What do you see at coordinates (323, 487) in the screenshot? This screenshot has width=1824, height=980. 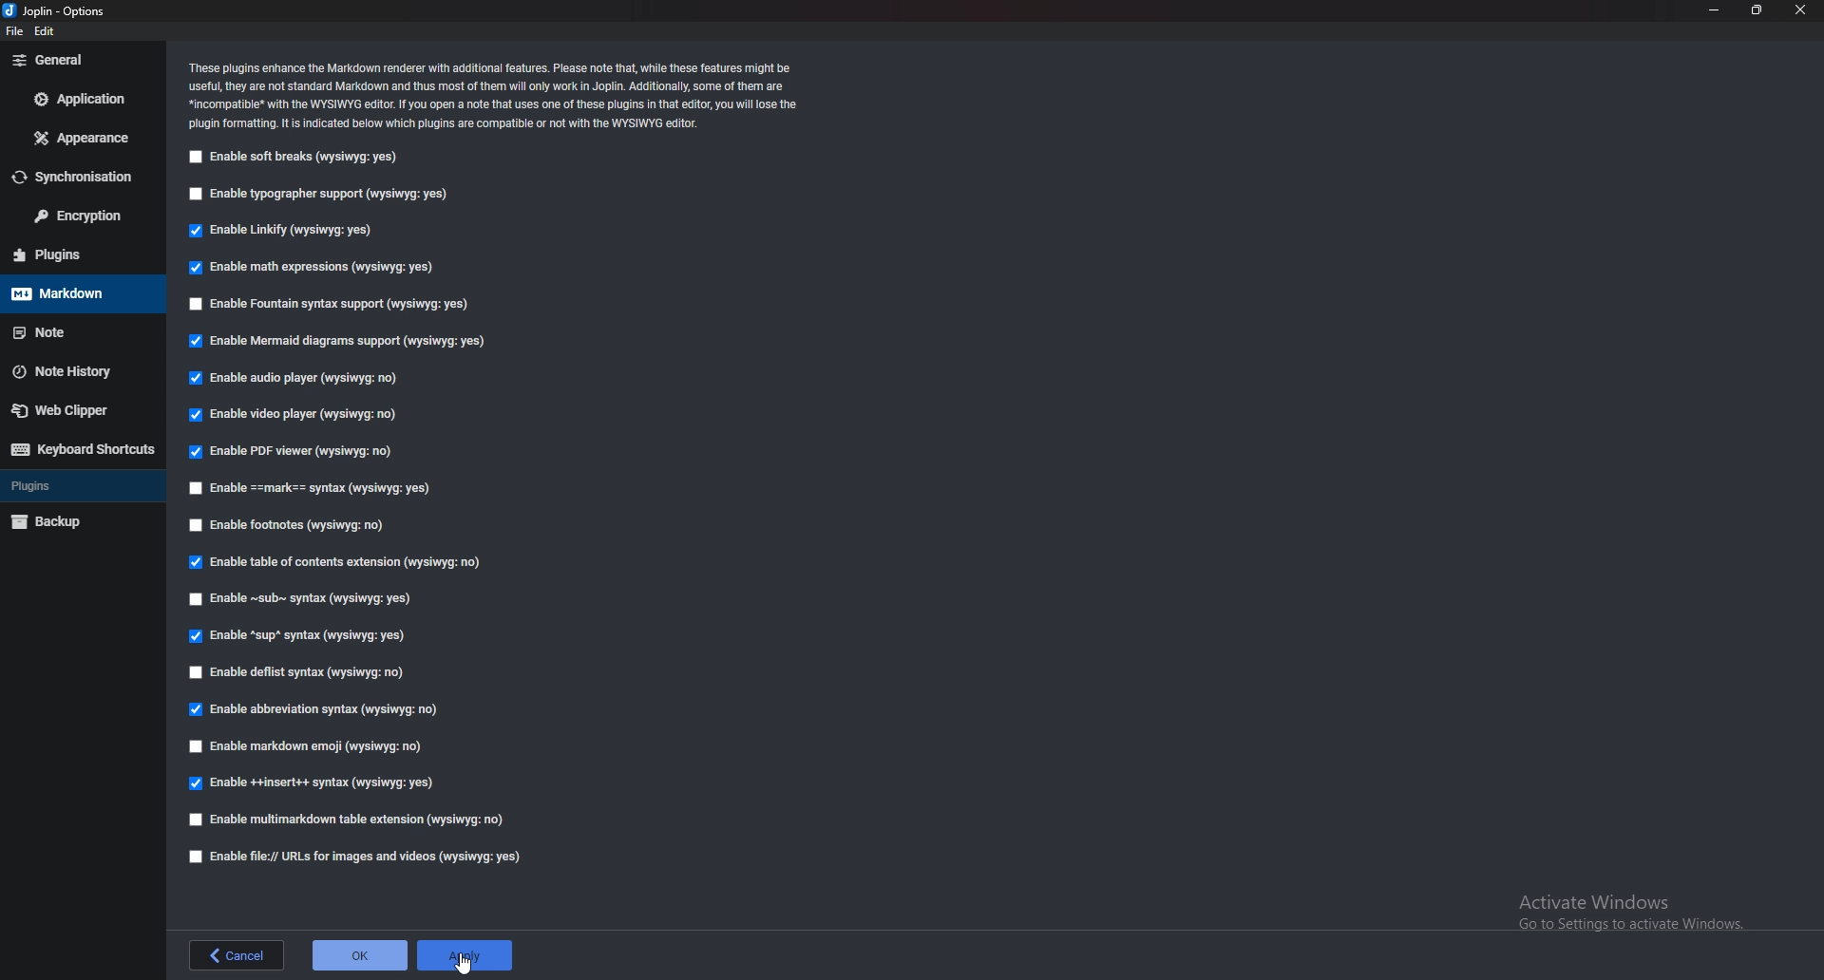 I see `Enable Mark Syntax` at bounding box center [323, 487].